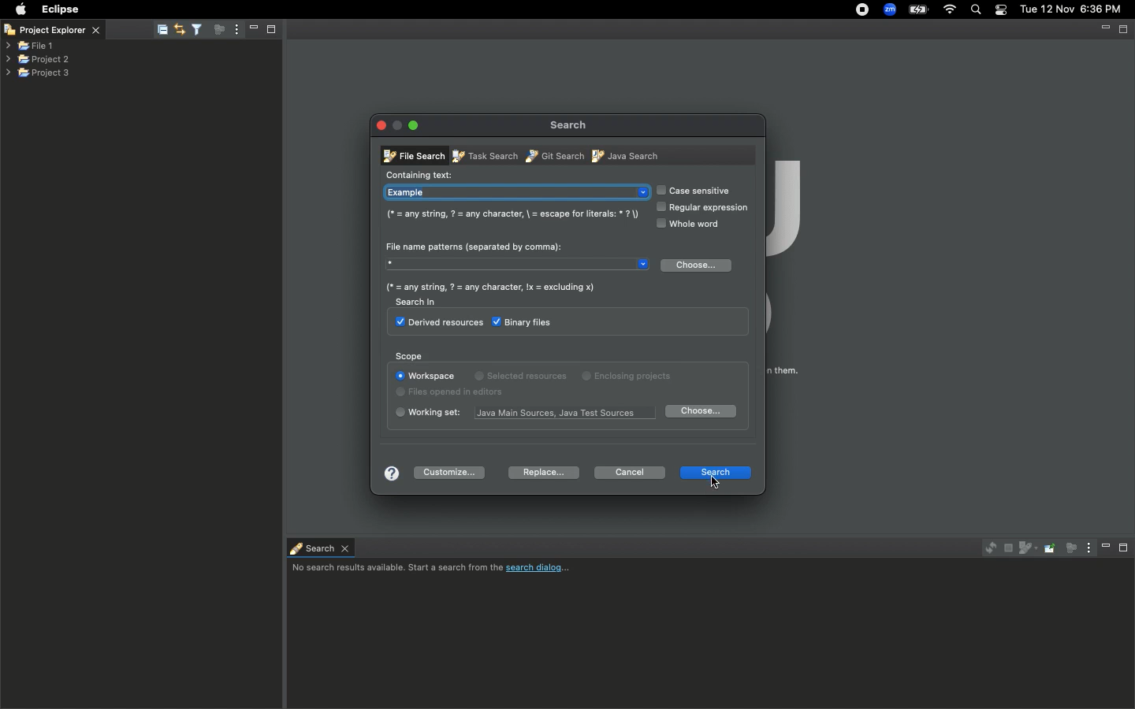 The height and width of the screenshot is (709, 1135). Describe the element at coordinates (426, 377) in the screenshot. I see `Workspace` at that location.